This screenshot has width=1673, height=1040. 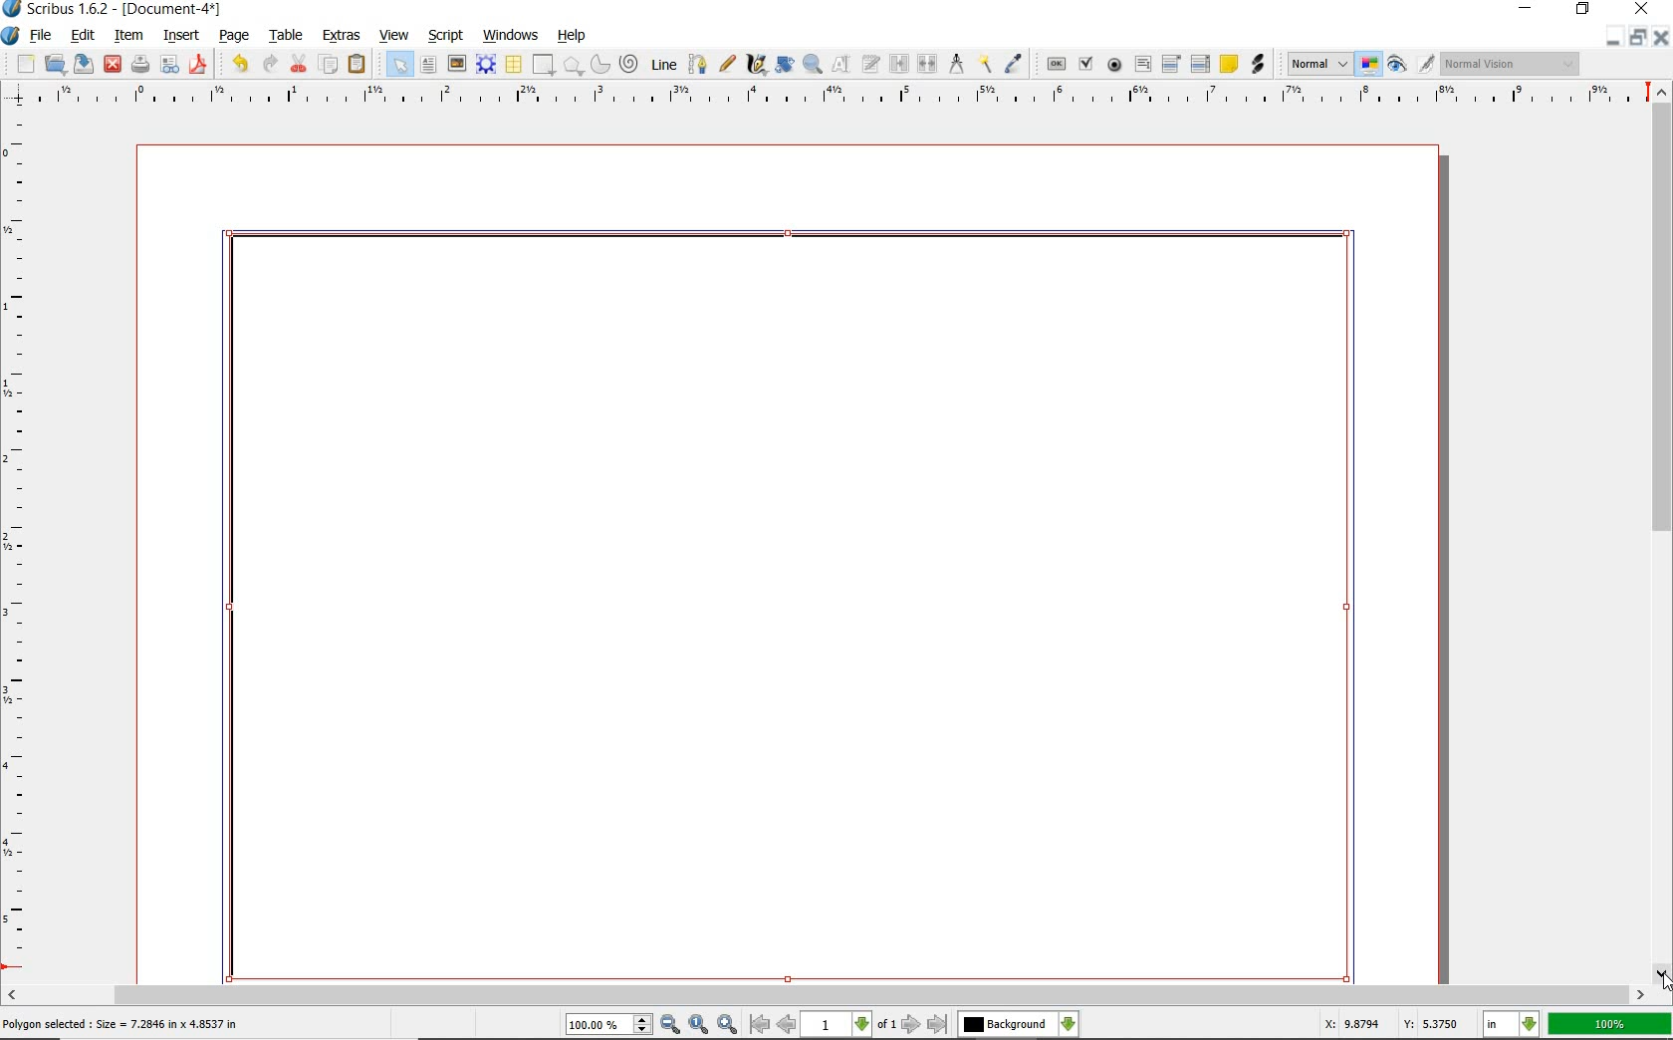 I want to click on paste, so click(x=357, y=65).